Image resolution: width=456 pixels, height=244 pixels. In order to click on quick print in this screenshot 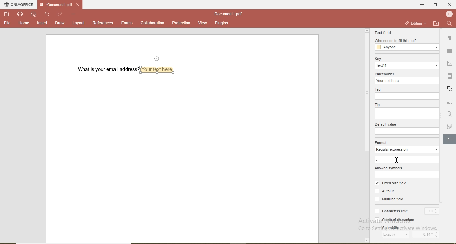, I will do `click(34, 14)`.